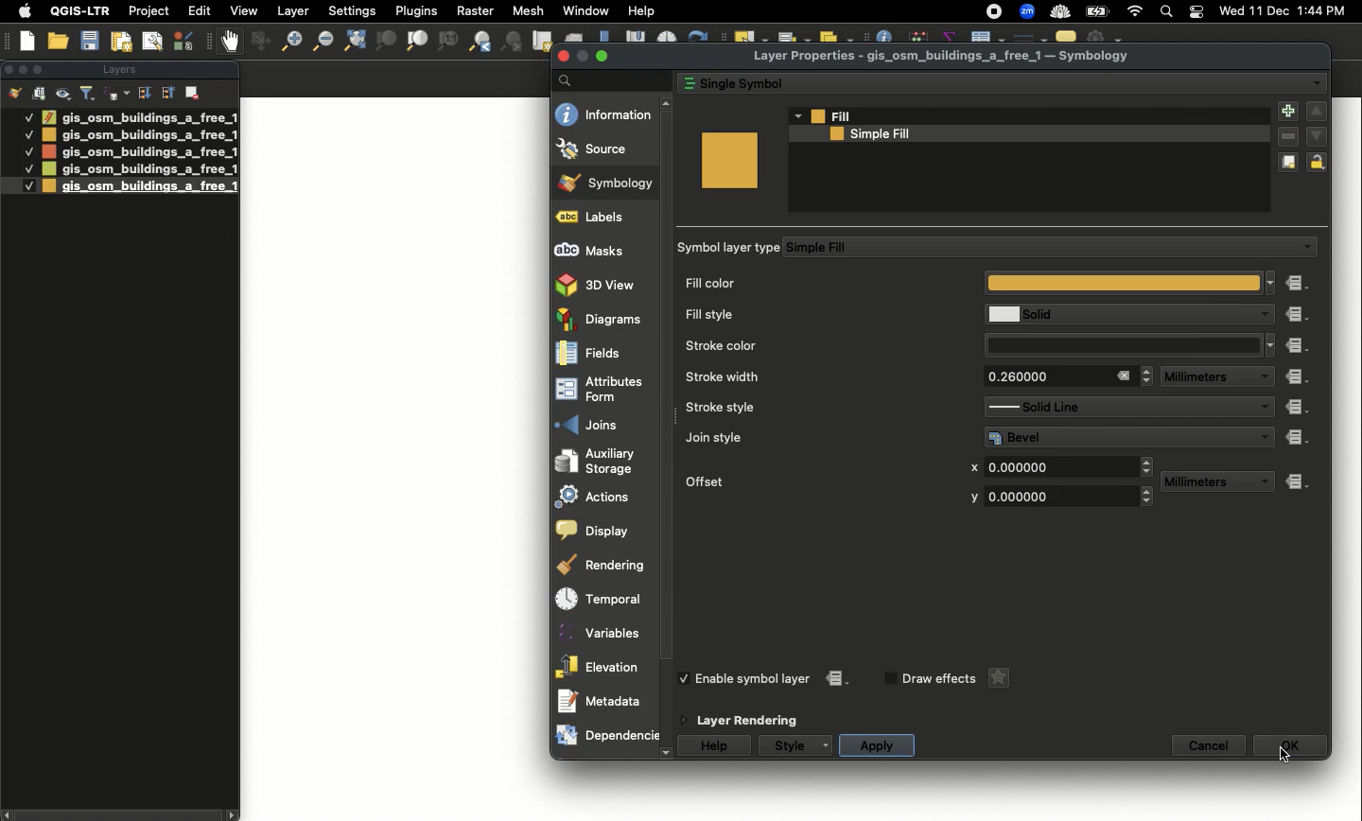 This screenshot has width=1362, height=821. I want to click on Style manager, so click(185, 41).